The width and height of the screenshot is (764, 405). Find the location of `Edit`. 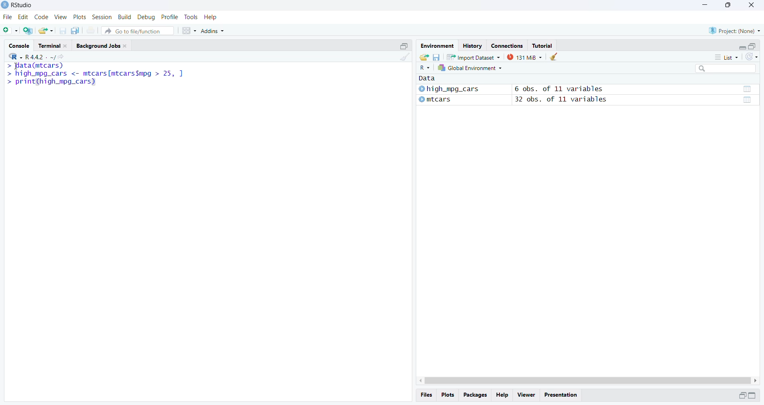

Edit is located at coordinates (24, 17).